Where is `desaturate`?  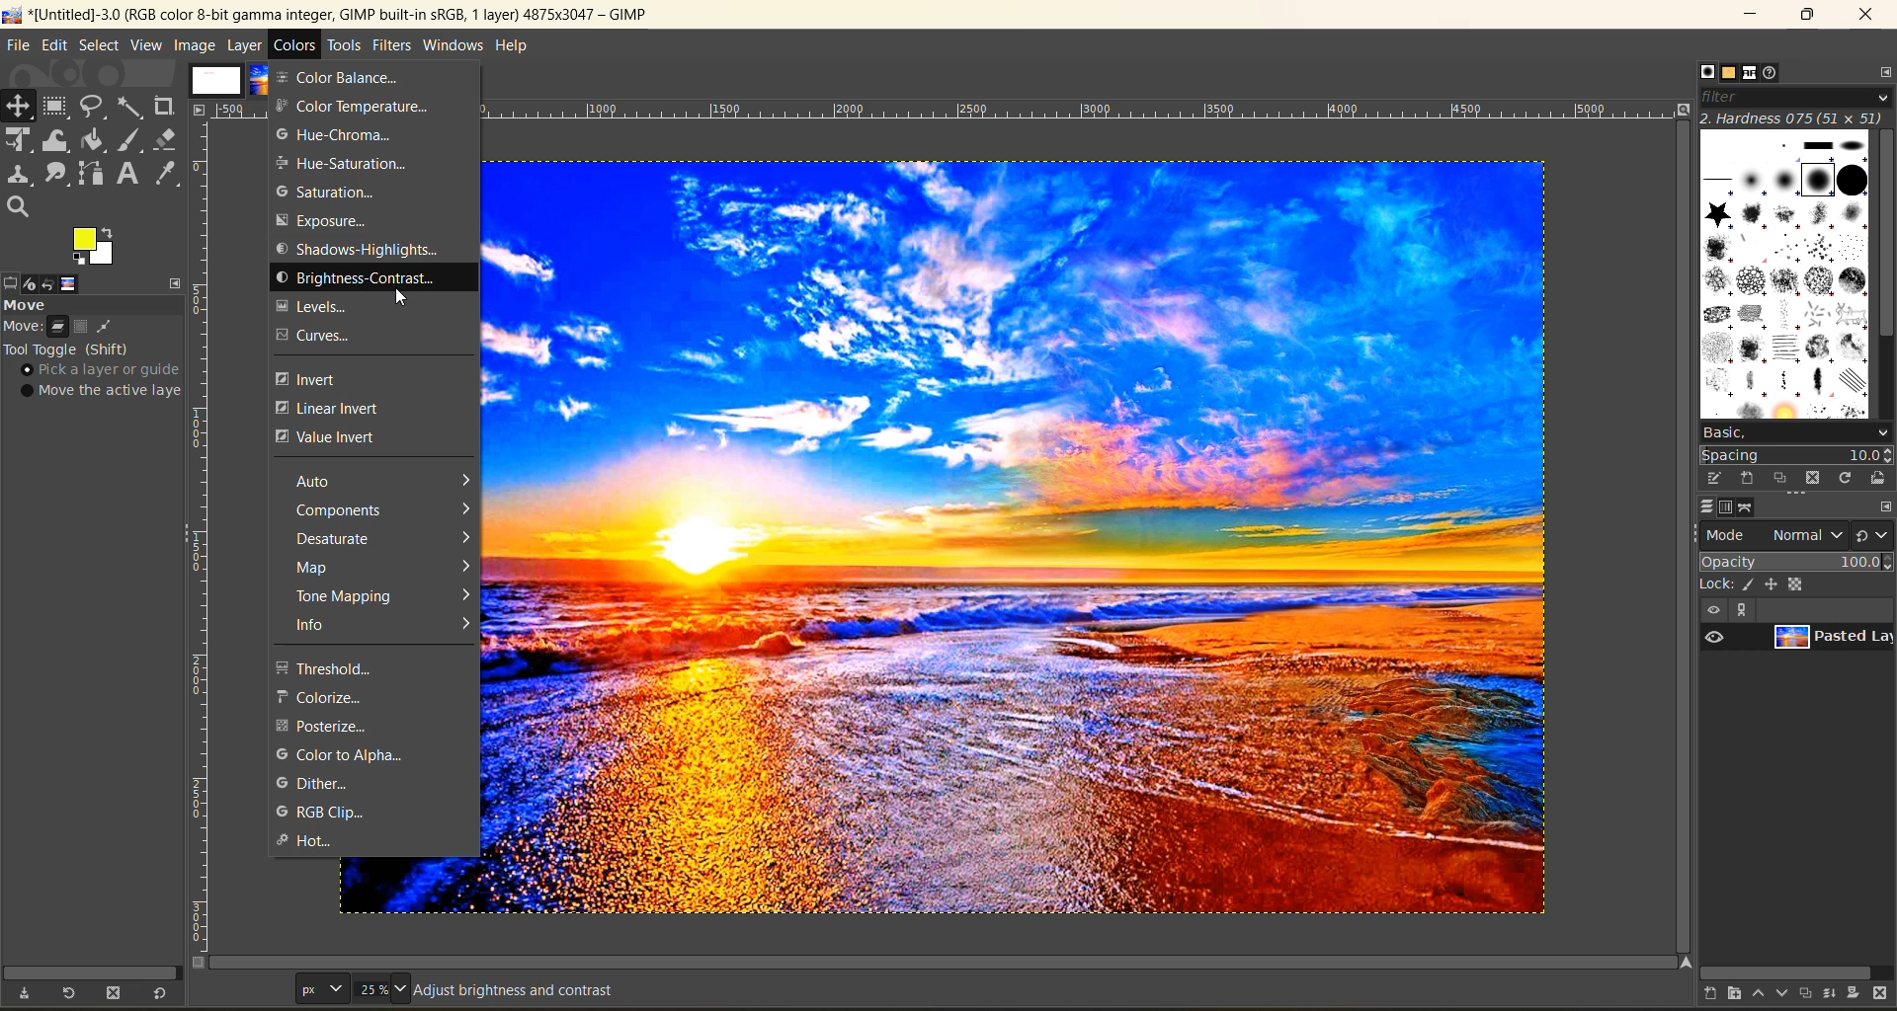 desaturate is located at coordinates (386, 538).